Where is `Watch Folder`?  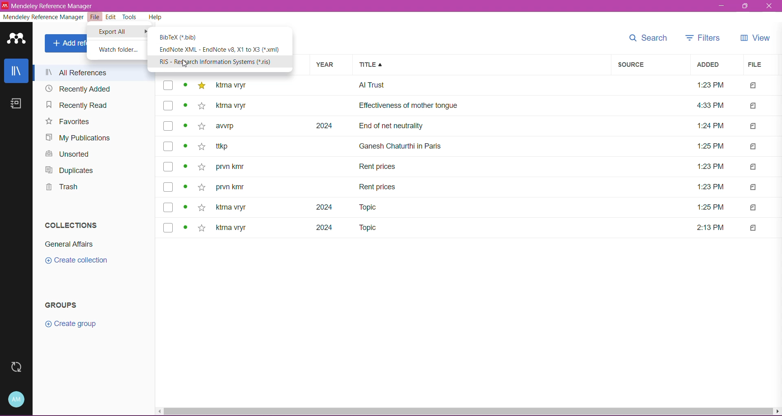 Watch Folder is located at coordinates (118, 50).